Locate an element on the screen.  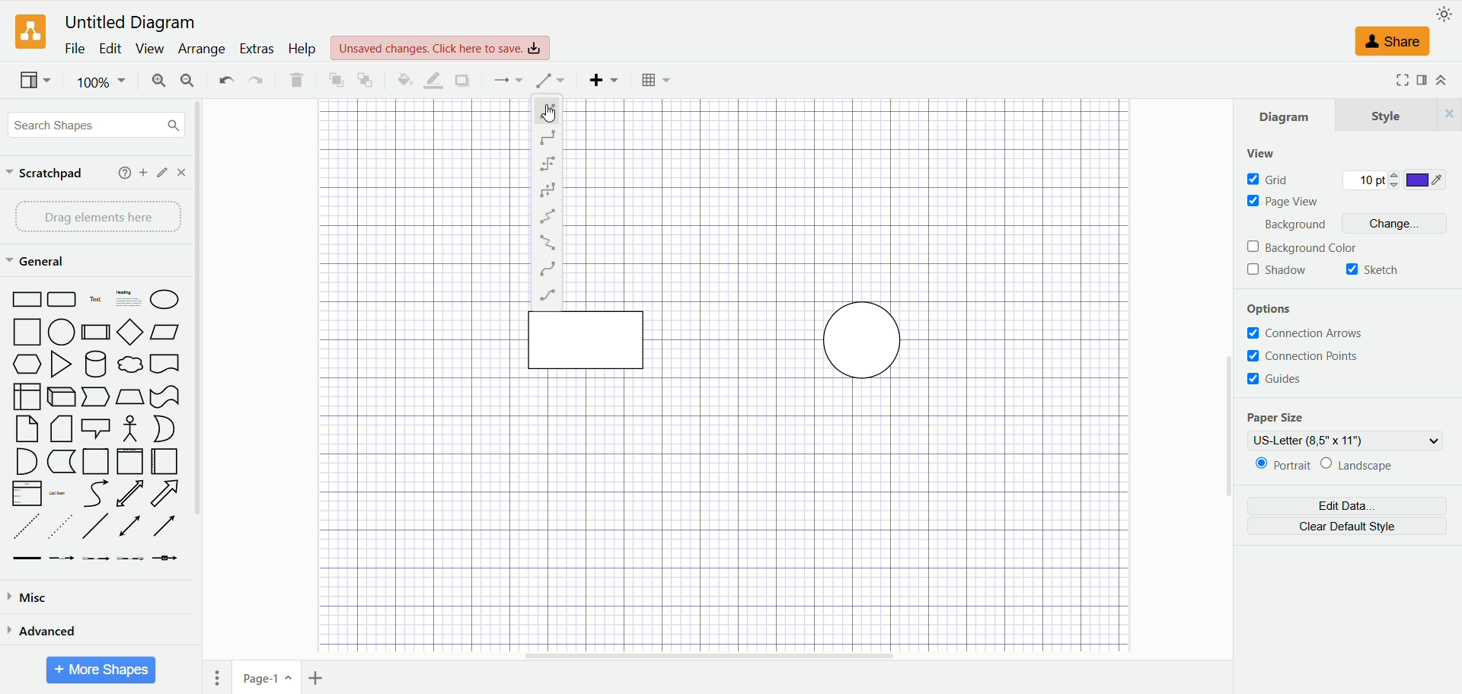
shadow is located at coordinates (1278, 269).